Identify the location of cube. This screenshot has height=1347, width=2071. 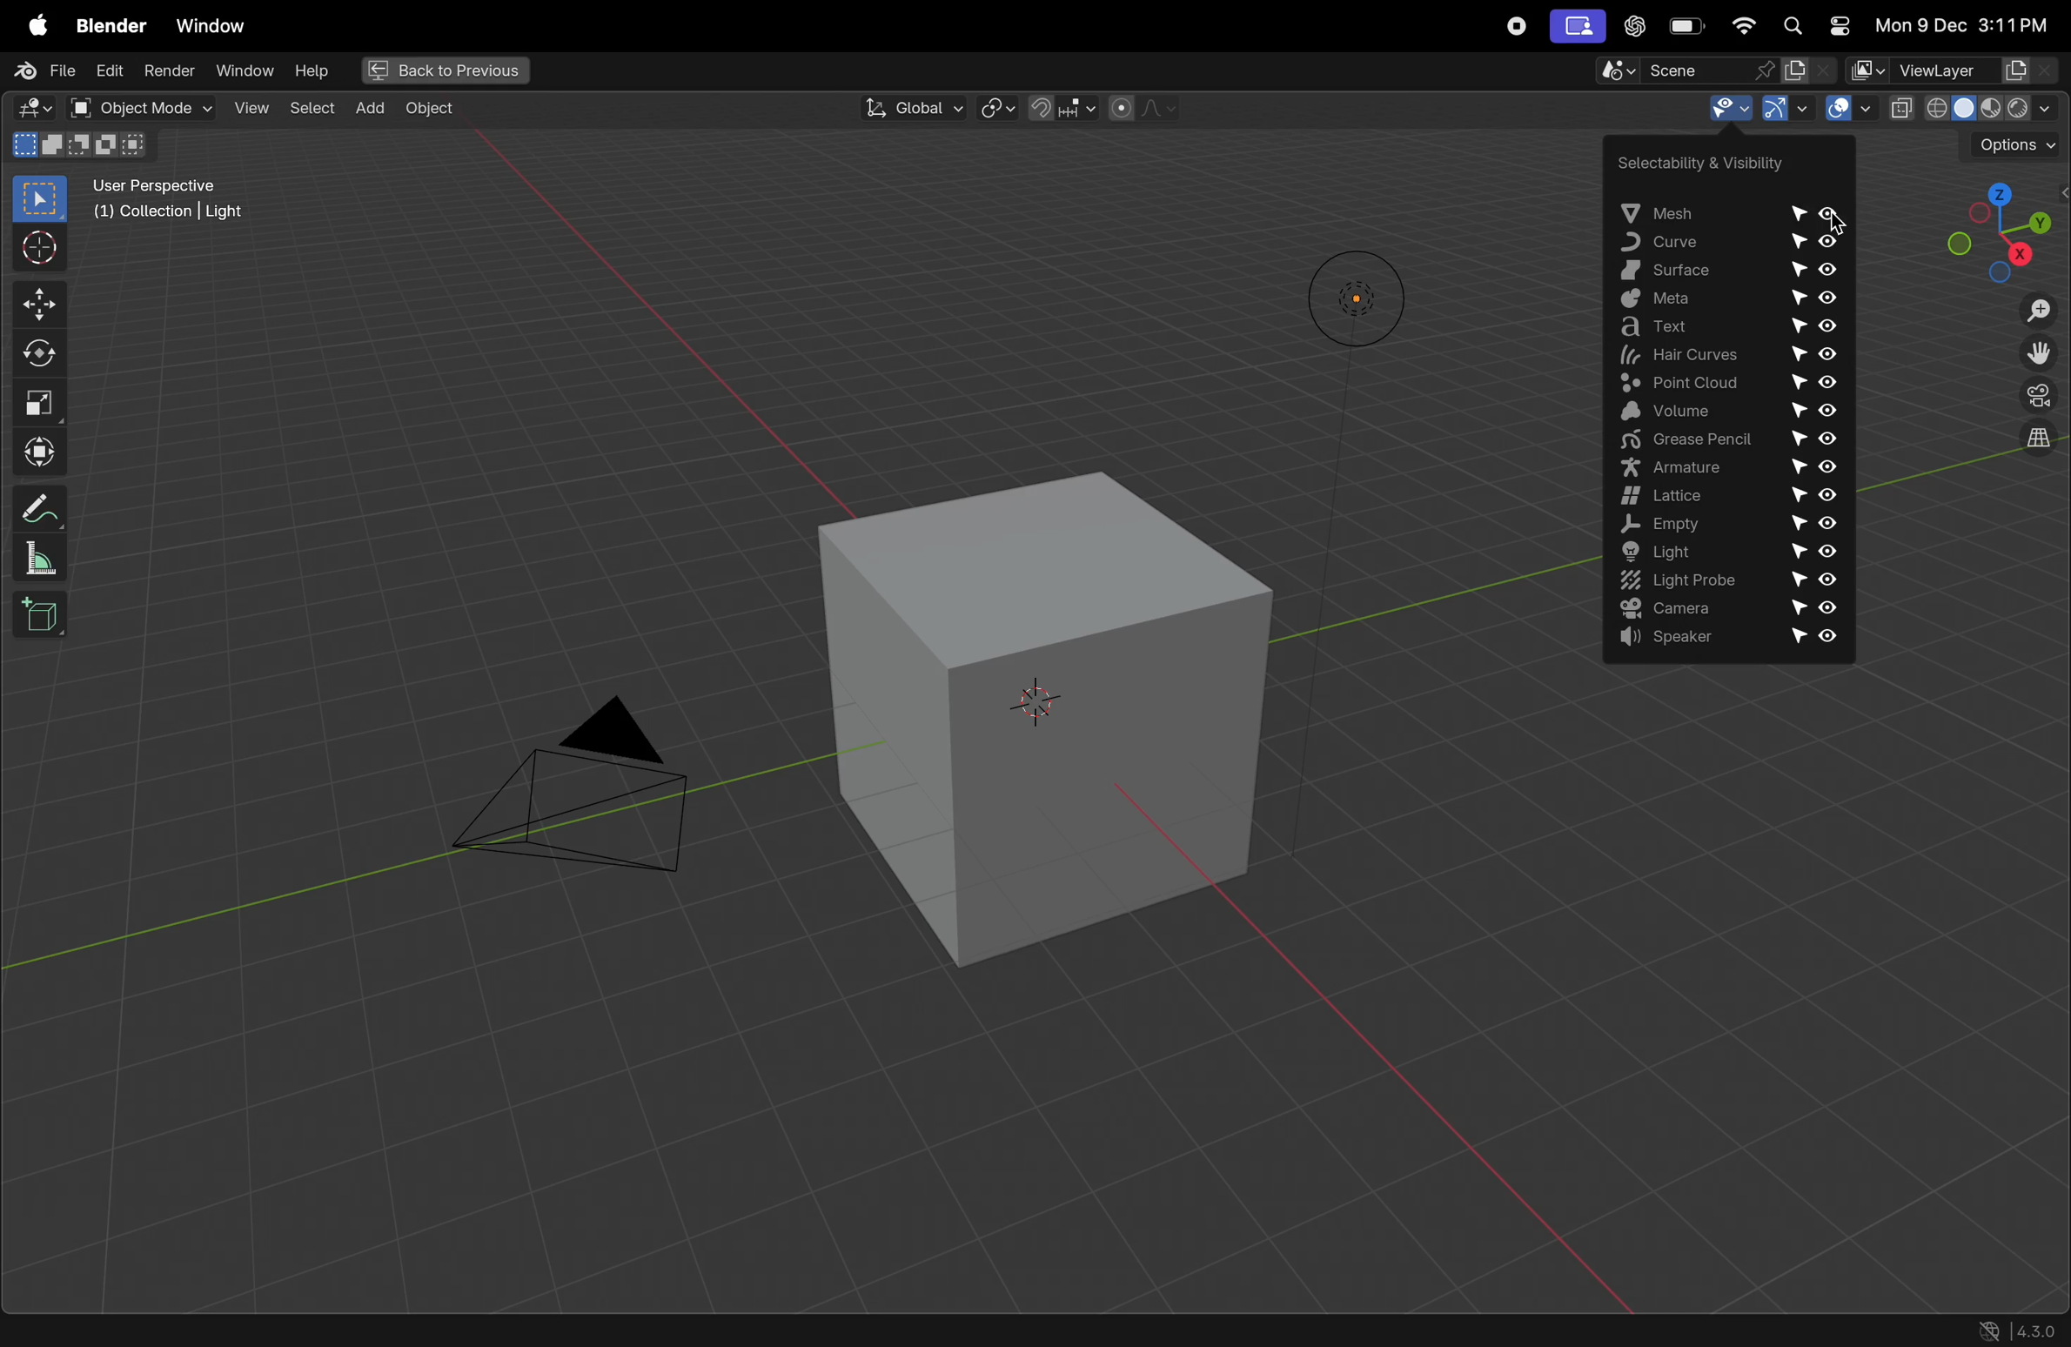
(1022, 717).